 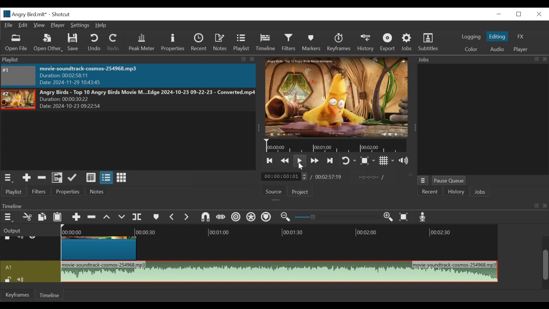 I want to click on Image, so click(x=19, y=76).